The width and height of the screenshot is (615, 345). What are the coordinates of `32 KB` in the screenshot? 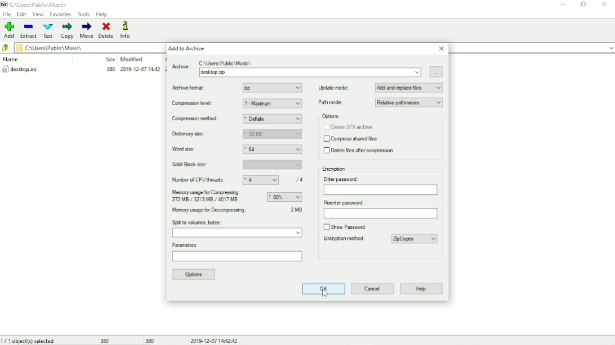 It's located at (272, 134).